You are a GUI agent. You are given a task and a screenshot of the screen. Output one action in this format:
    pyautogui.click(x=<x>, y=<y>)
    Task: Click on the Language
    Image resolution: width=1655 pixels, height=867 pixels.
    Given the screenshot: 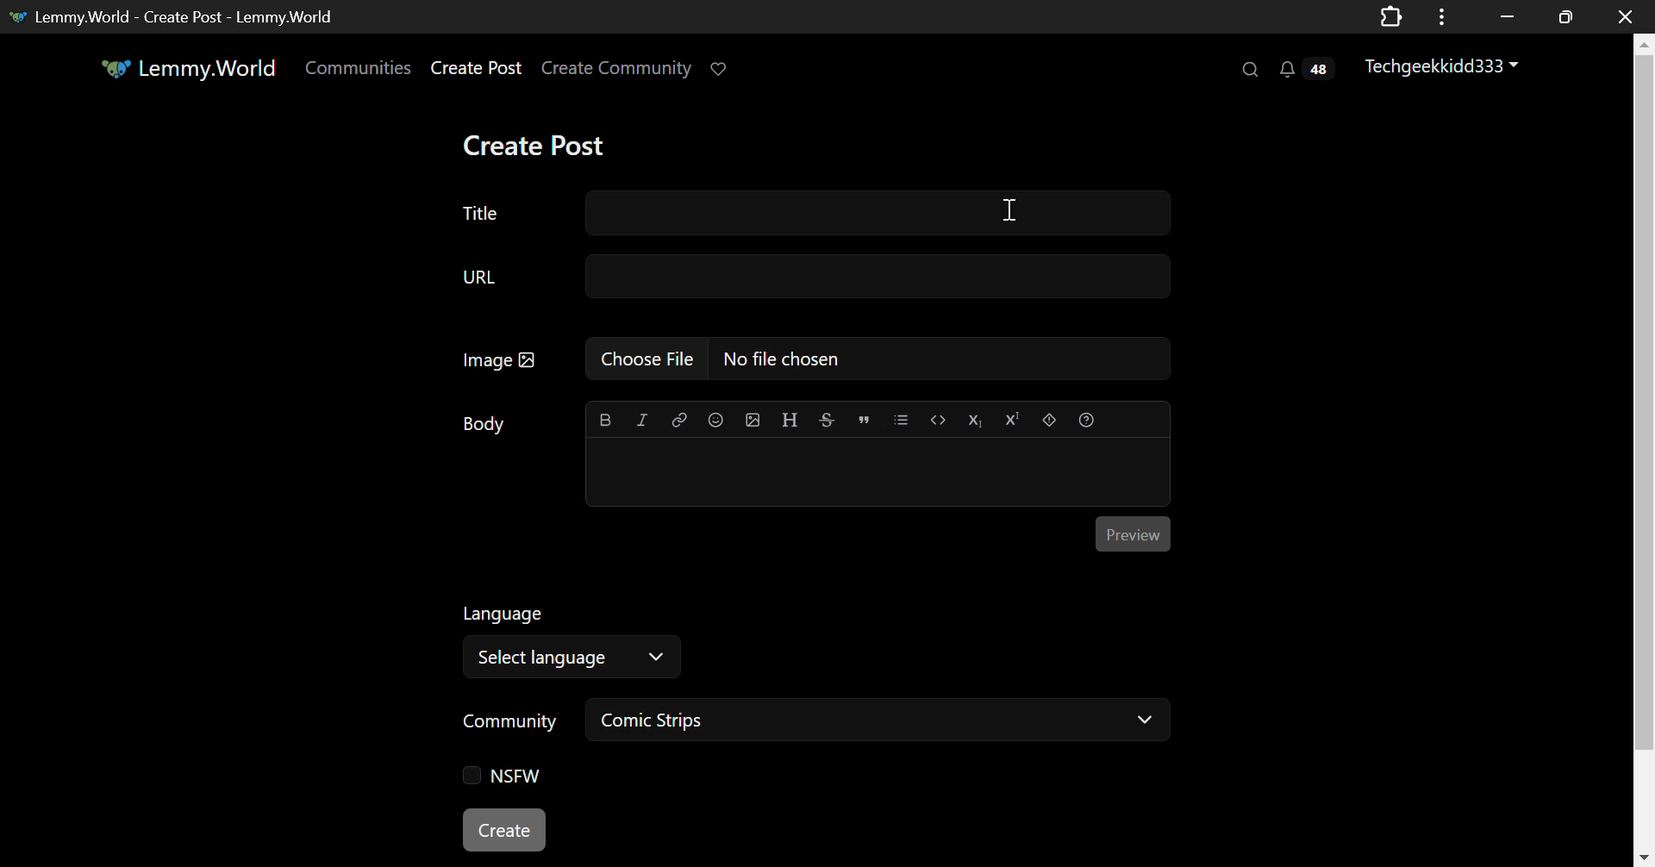 What is the action you would take?
    pyautogui.click(x=503, y=614)
    